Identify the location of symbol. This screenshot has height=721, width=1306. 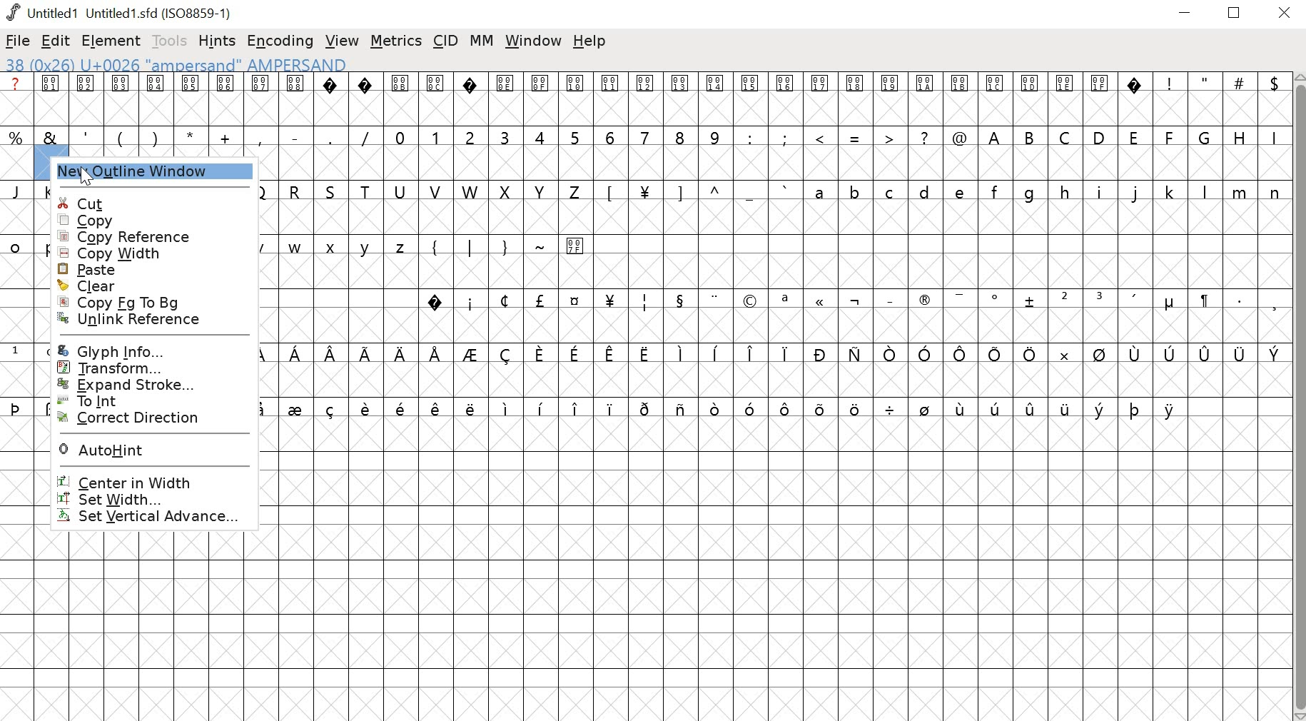
(576, 301).